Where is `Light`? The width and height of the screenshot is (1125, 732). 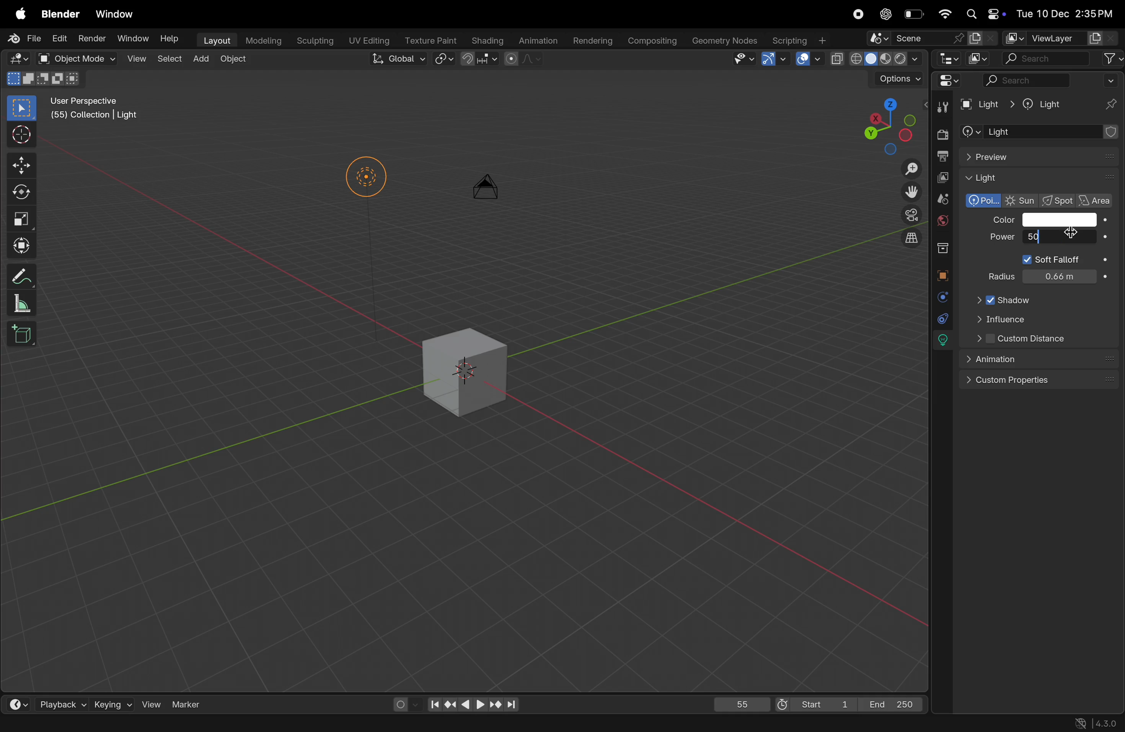
Light is located at coordinates (1038, 179).